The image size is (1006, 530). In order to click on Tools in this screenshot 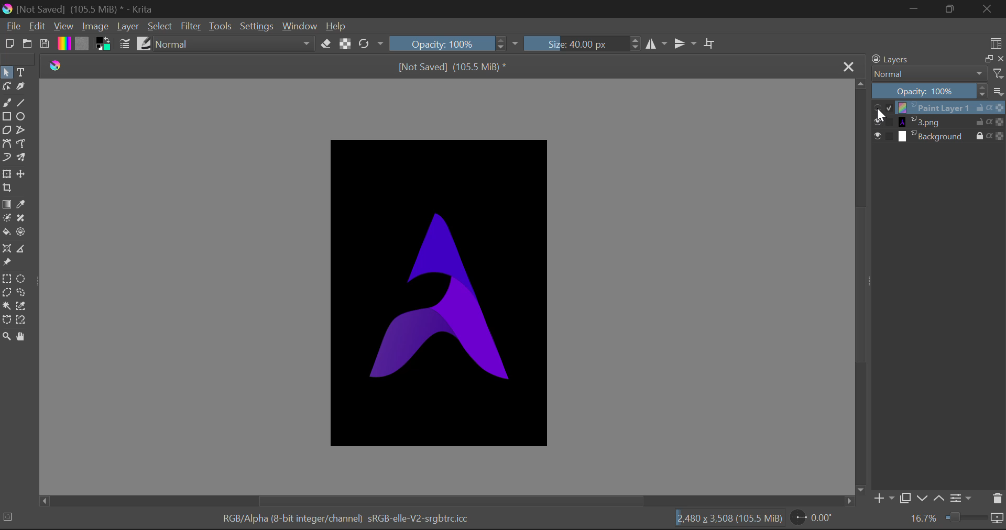, I will do `click(223, 26)`.